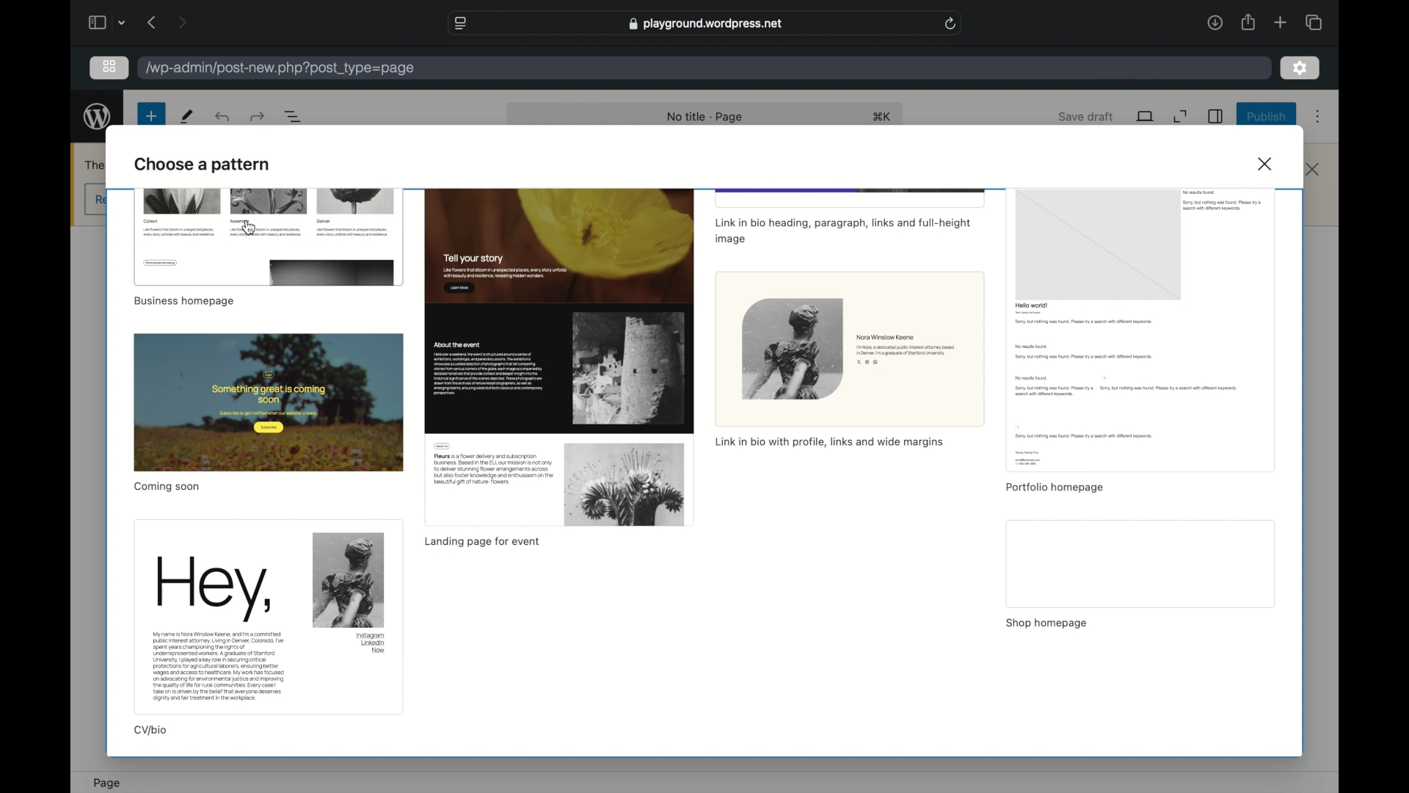 The image size is (1409, 793). I want to click on cv/bio, so click(153, 731).